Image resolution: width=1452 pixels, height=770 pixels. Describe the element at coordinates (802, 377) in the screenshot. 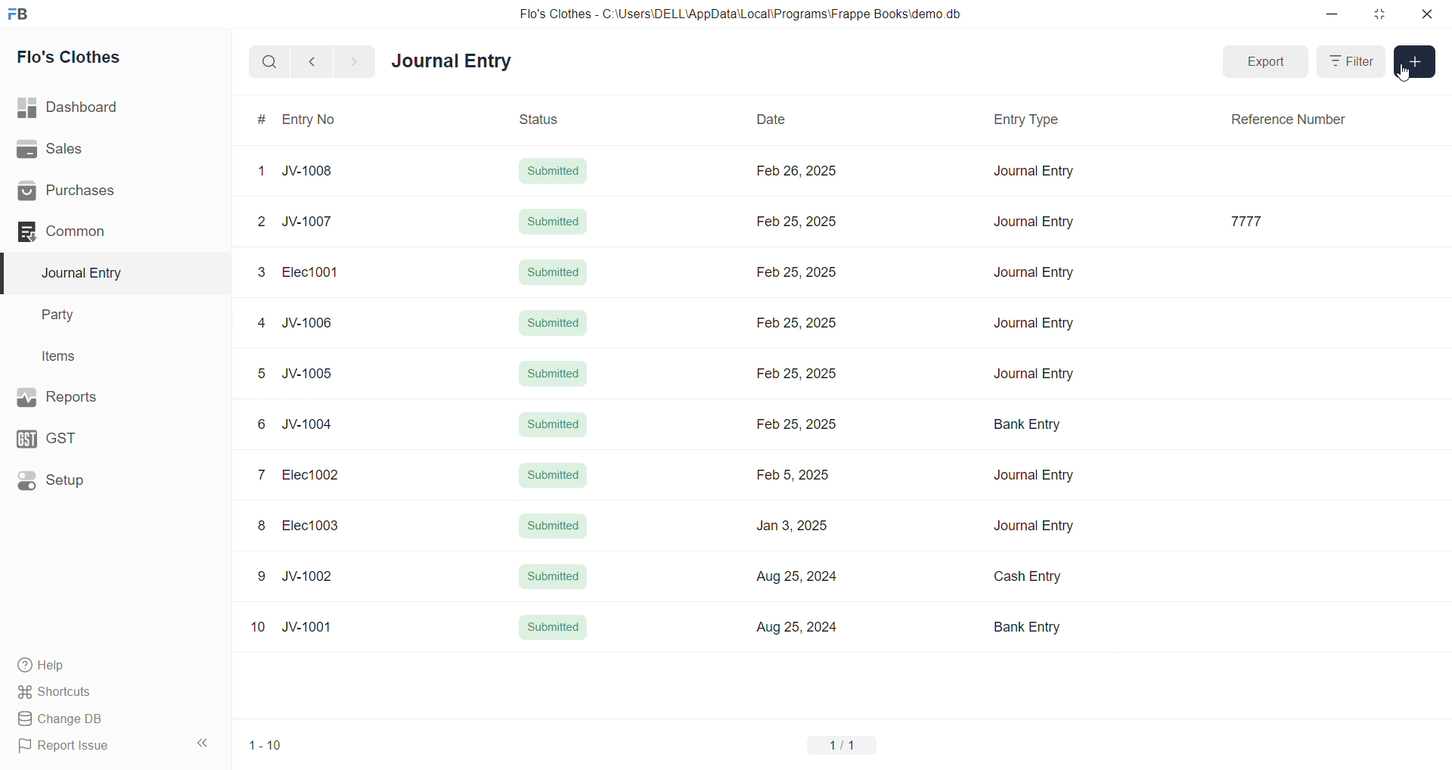

I see `Feb 25, 2025` at that location.